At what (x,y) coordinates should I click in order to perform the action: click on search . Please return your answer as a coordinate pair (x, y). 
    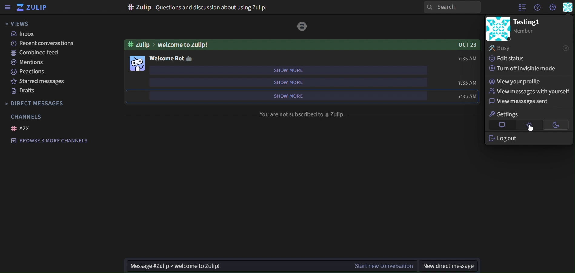
    Looking at the image, I should click on (451, 8).